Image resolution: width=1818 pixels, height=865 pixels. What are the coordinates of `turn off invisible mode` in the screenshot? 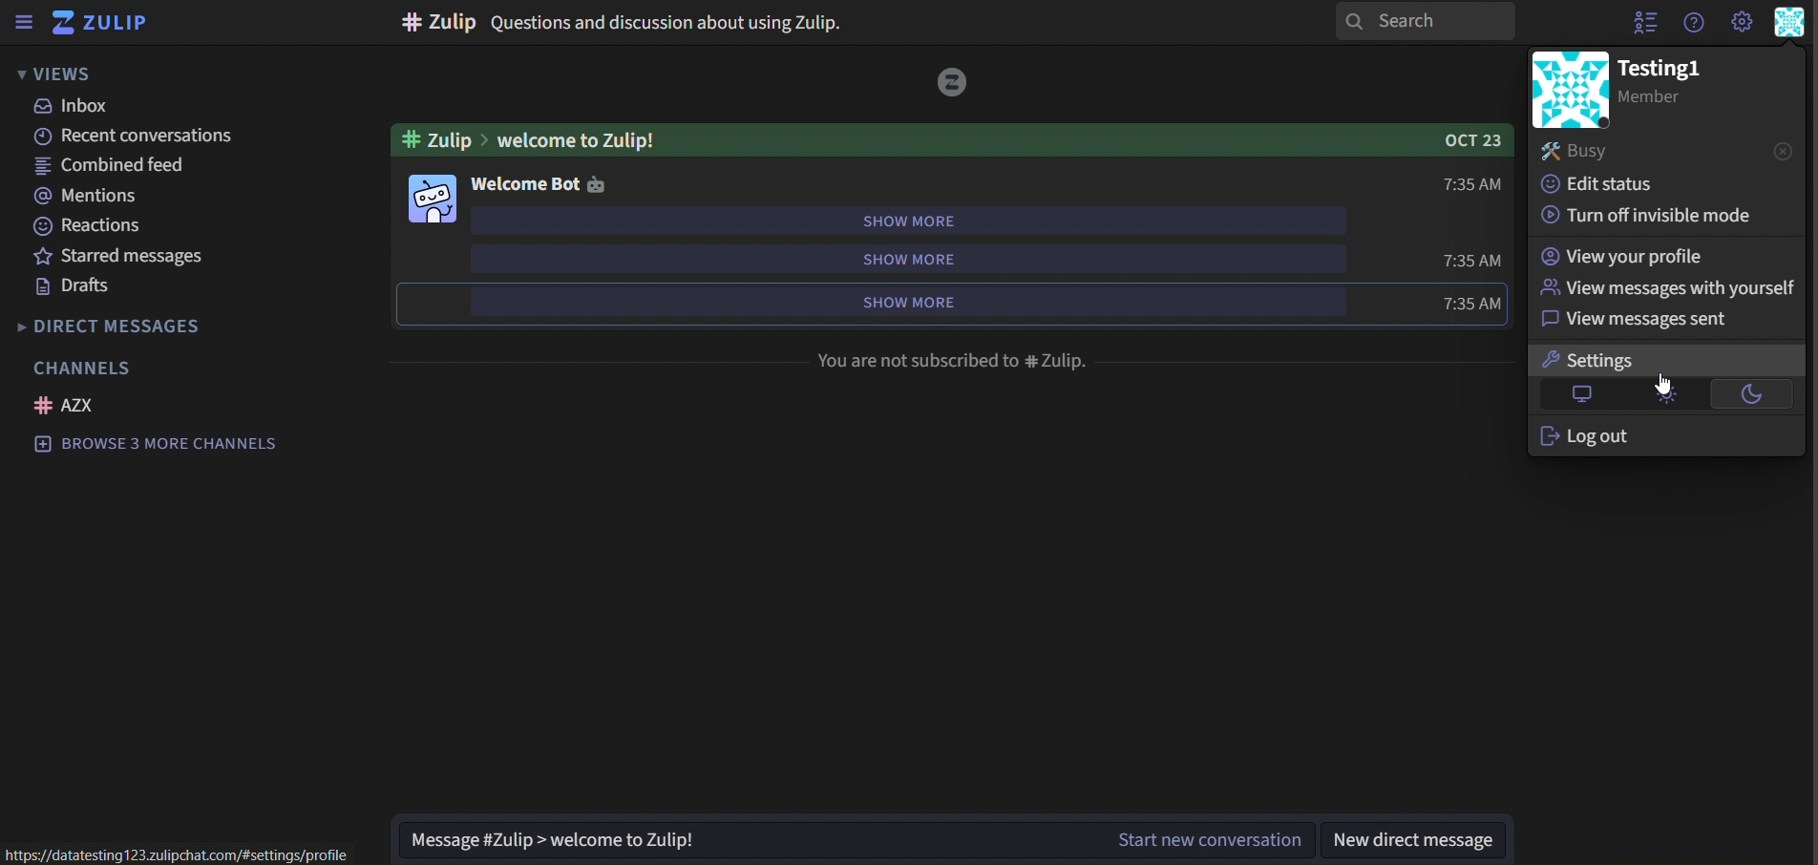 It's located at (1648, 215).